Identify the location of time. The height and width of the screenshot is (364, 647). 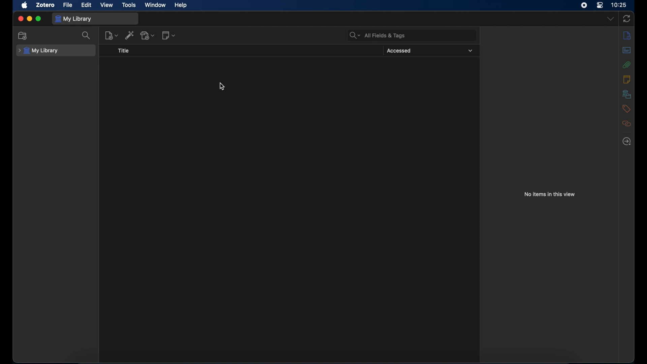
(619, 4).